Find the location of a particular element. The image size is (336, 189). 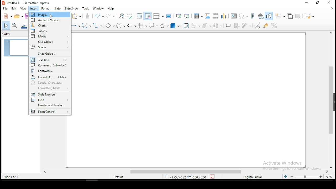

slide layout is located at coordinates (311, 17).